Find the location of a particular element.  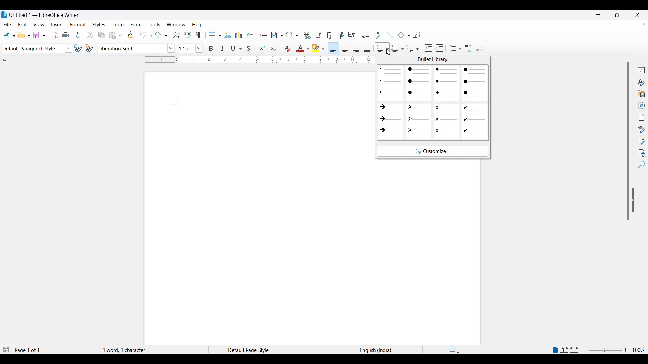

insert endnote is located at coordinates (329, 35).